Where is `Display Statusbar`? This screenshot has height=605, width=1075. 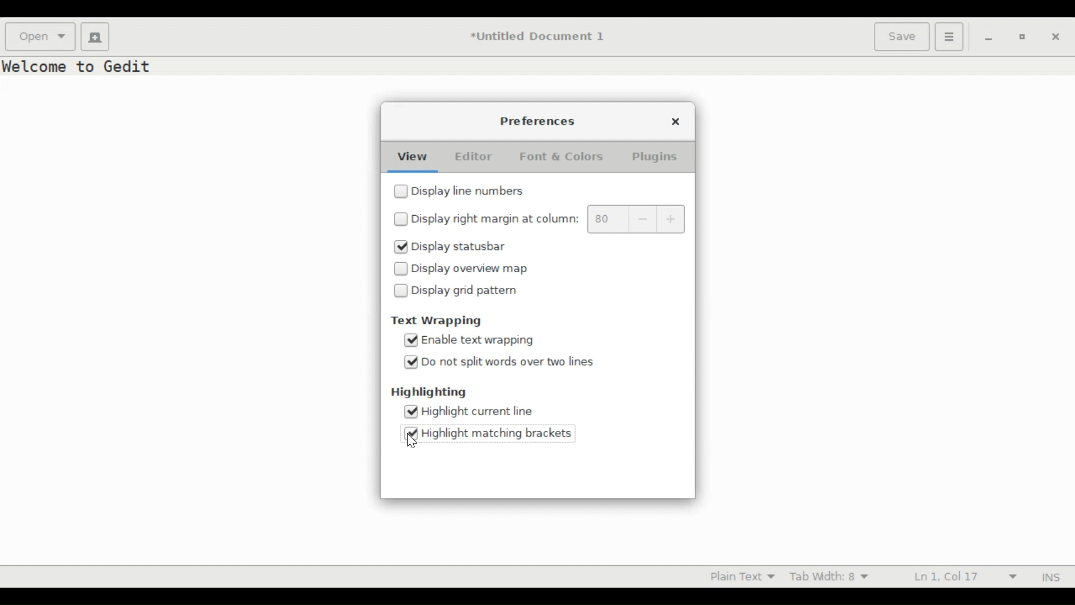
Display Statusbar is located at coordinates (472, 248).